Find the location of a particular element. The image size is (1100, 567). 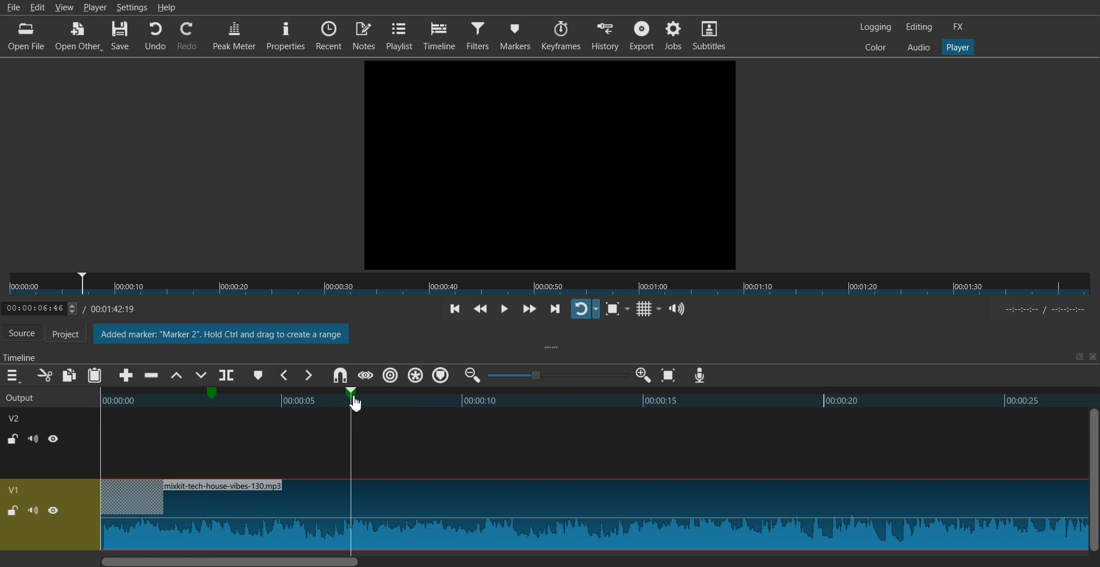

View is located at coordinates (64, 9).